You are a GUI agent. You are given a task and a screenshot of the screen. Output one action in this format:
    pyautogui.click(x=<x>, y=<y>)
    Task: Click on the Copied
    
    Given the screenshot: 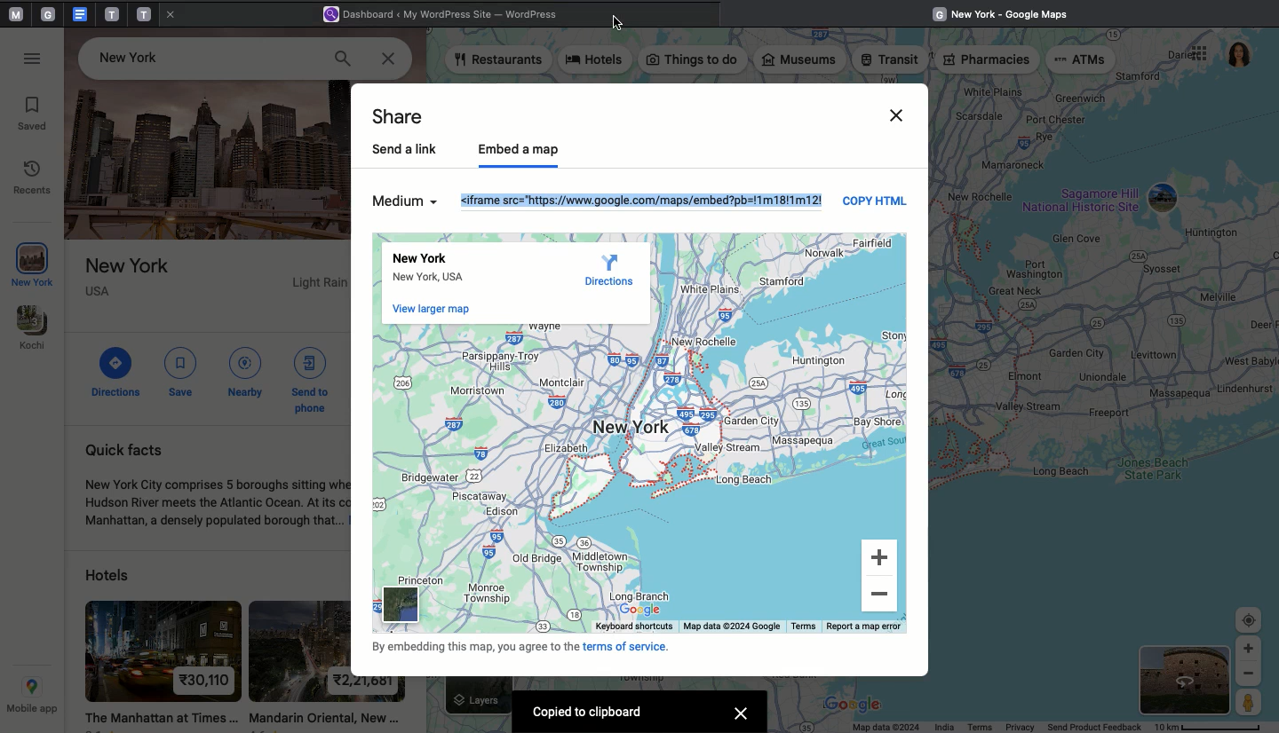 What is the action you would take?
    pyautogui.click(x=646, y=200)
    